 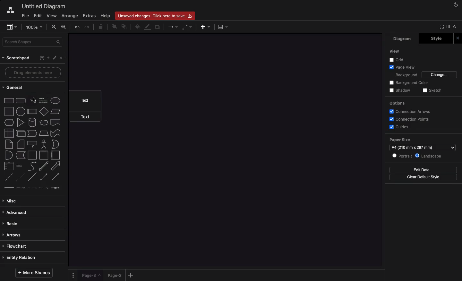 What do you see at coordinates (13, 235) in the screenshot?
I see `Arrows` at bounding box center [13, 235].